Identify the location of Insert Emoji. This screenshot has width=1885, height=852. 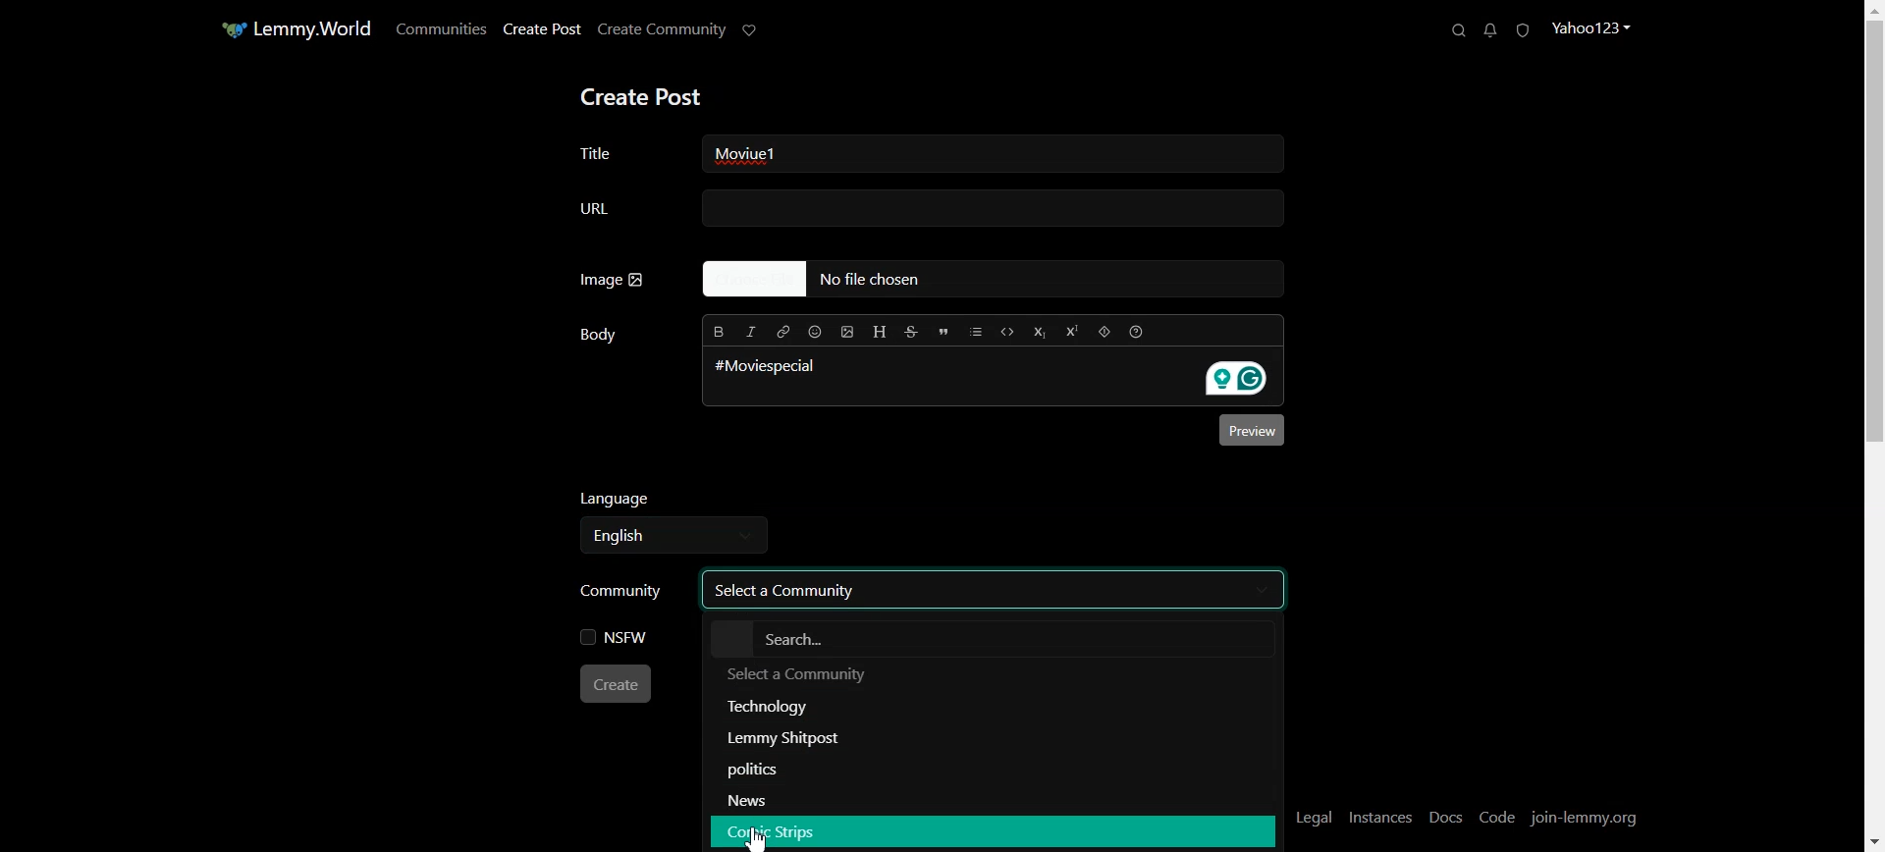
(817, 332).